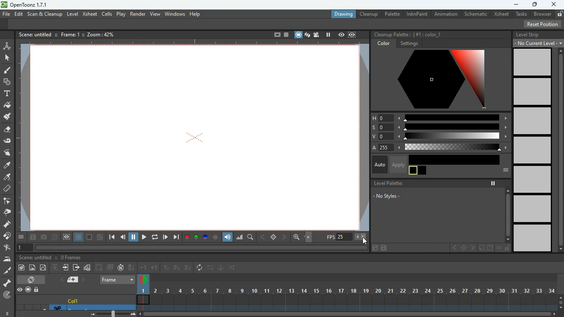  What do you see at coordinates (21, 238) in the screenshot?
I see `menu` at bounding box center [21, 238].